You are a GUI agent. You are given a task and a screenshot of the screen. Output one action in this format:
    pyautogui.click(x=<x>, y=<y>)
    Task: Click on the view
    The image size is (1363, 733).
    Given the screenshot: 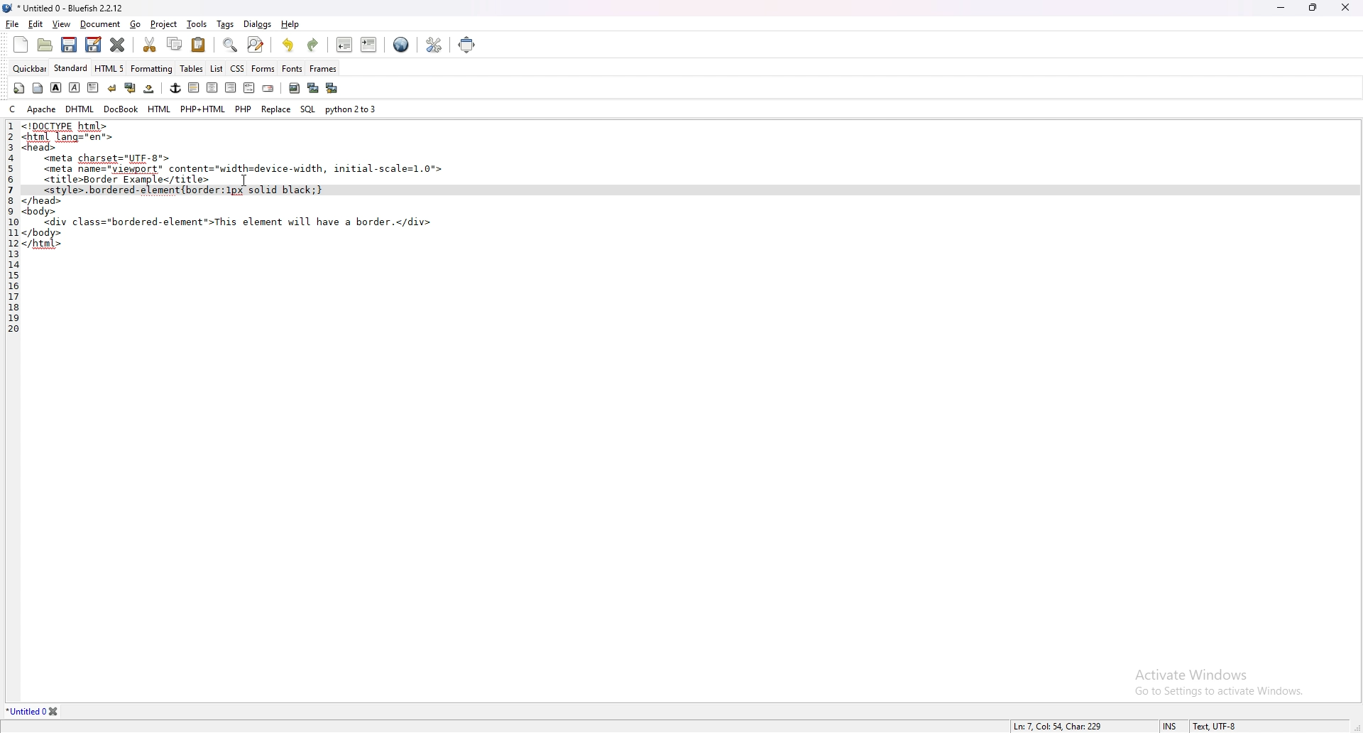 What is the action you would take?
    pyautogui.click(x=62, y=24)
    